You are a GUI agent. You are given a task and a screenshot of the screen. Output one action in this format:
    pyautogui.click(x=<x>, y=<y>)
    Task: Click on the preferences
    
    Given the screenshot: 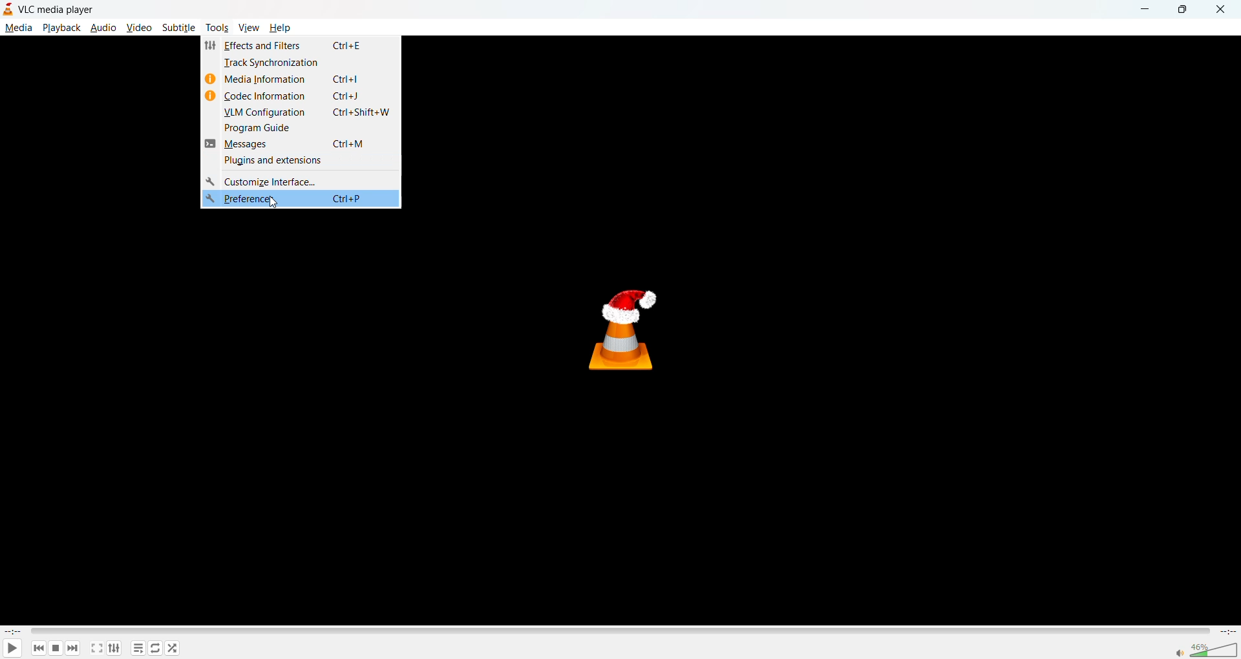 What is the action you would take?
    pyautogui.click(x=292, y=201)
    